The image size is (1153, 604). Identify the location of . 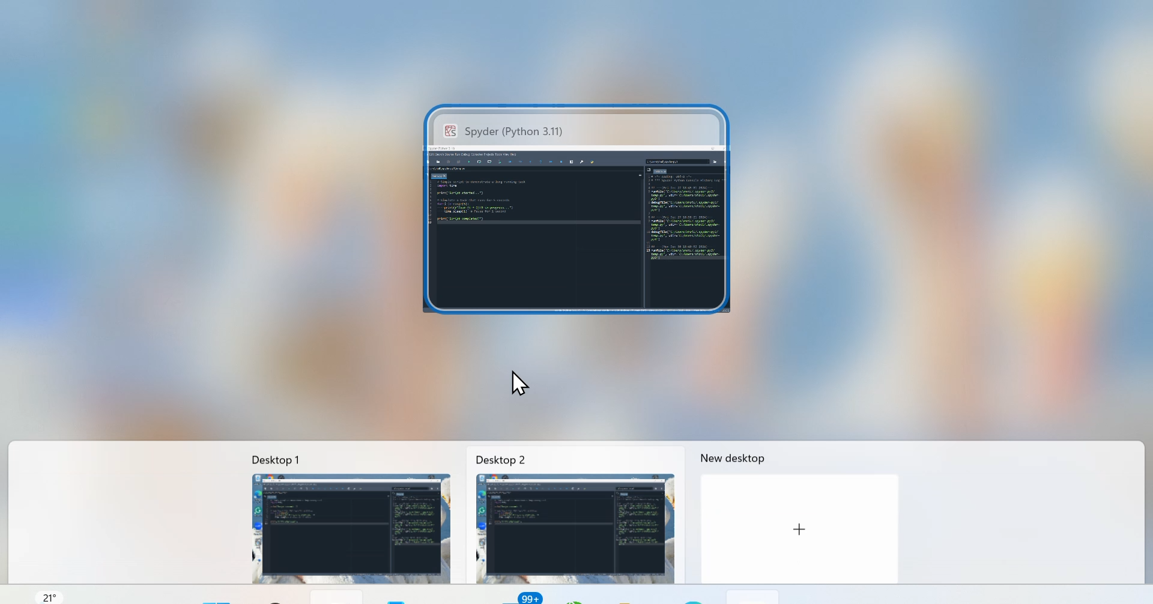
(796, 531).